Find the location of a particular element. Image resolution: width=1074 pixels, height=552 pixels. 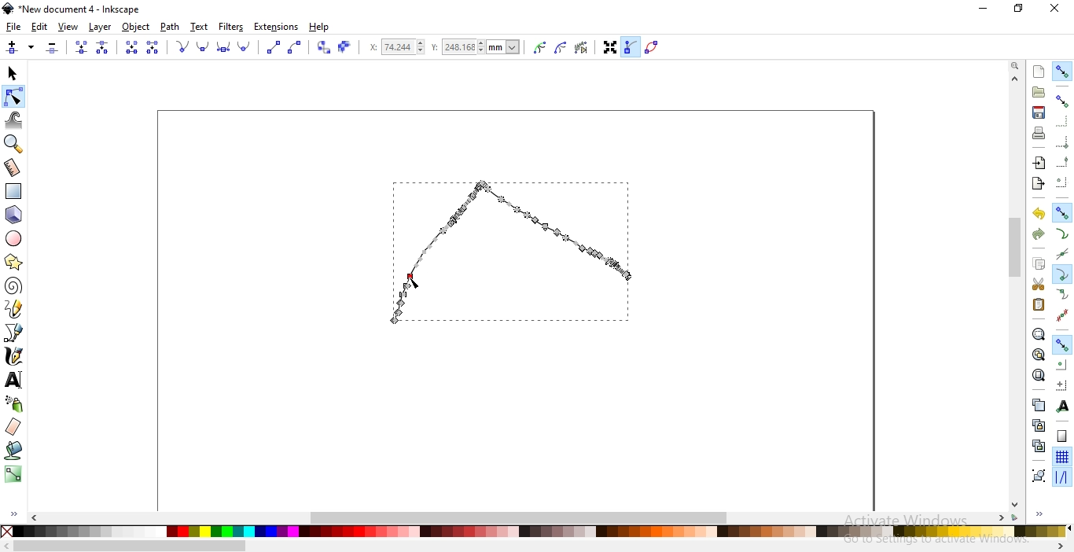

spray objects by scuplting or painting is located at coordinates (15, 403).